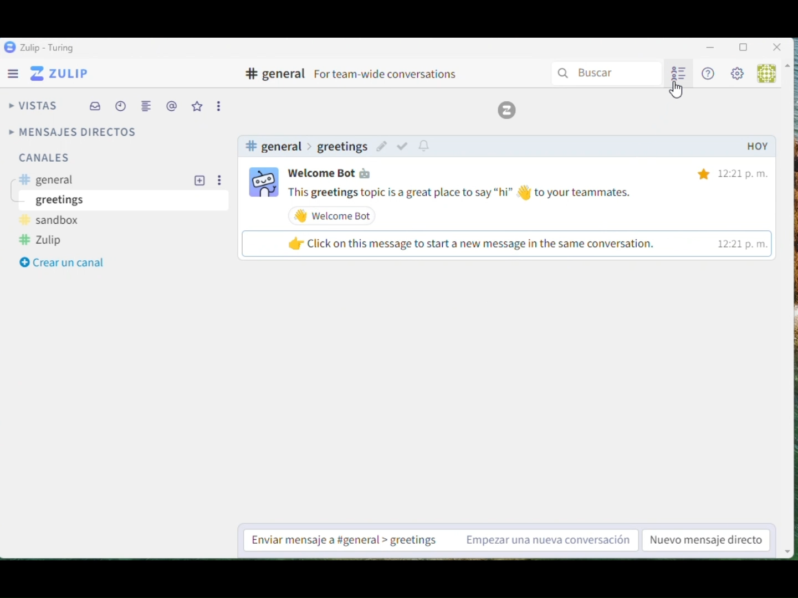  What do you see at coordinates (352, 74) in the screenshot?
I see `Channel` at bounding box center [352, 74].